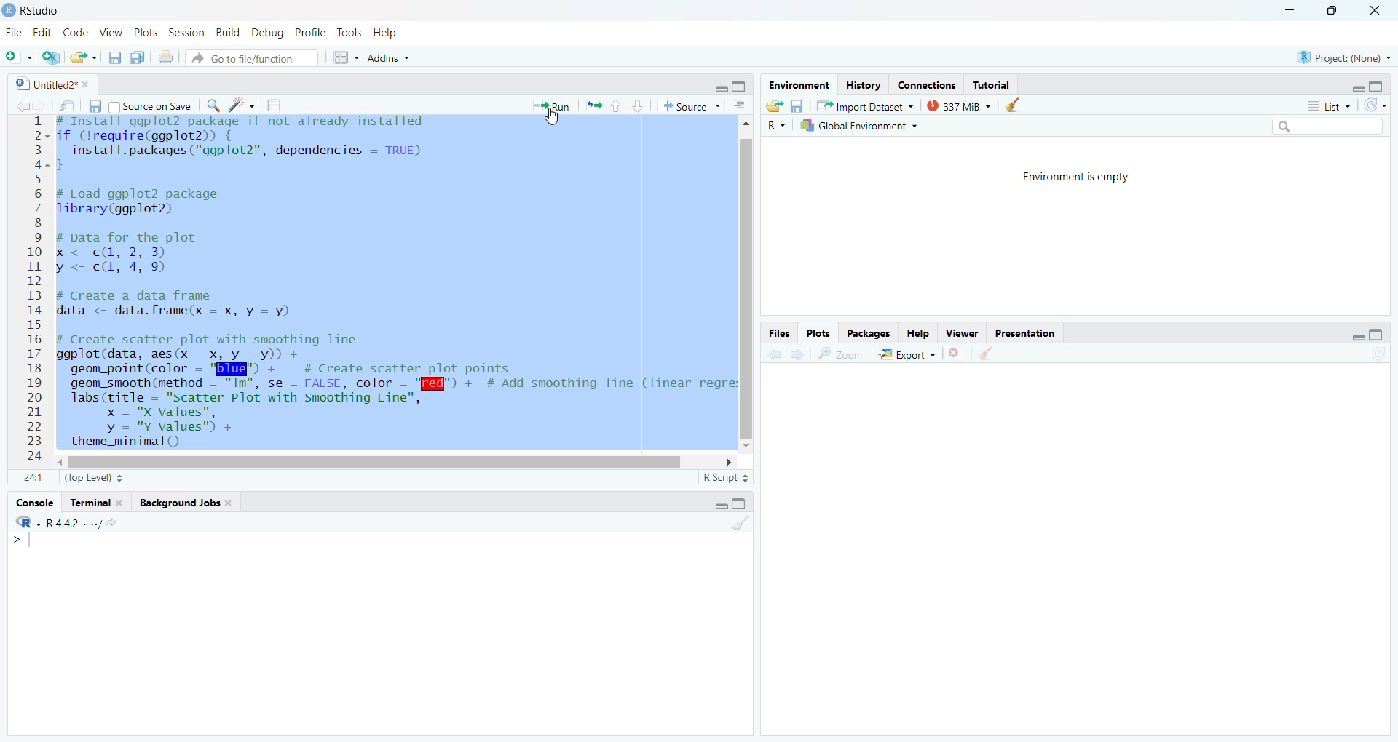  Describe the element at coordinates (1335, 128) in the screenshot. I see `search bar` at that location.